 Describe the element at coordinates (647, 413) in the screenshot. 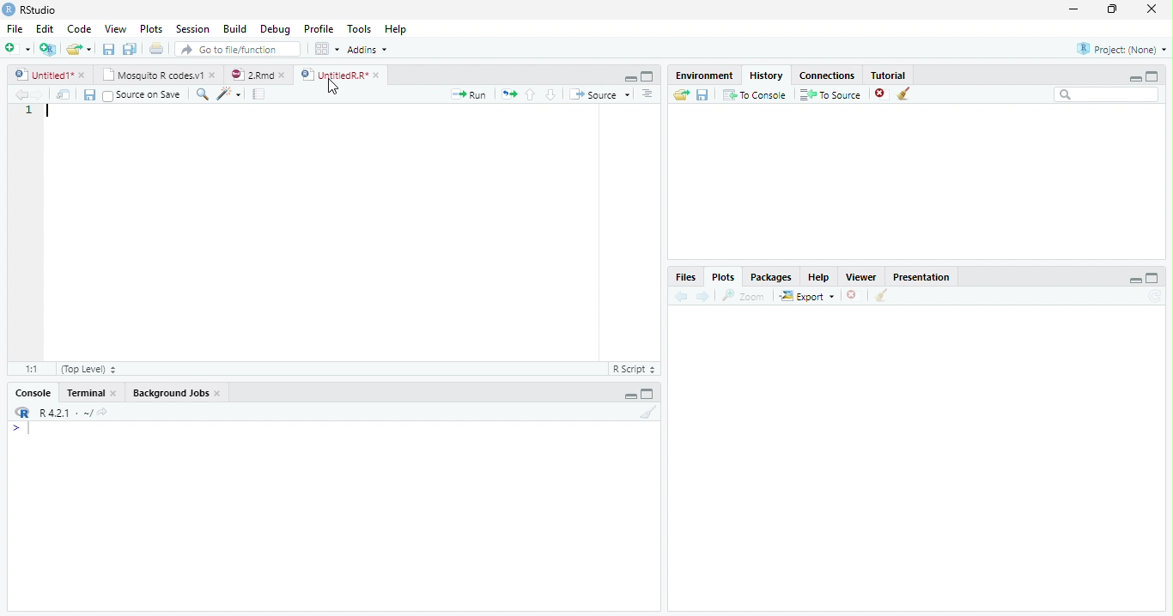

I see `Clear console` at that location.